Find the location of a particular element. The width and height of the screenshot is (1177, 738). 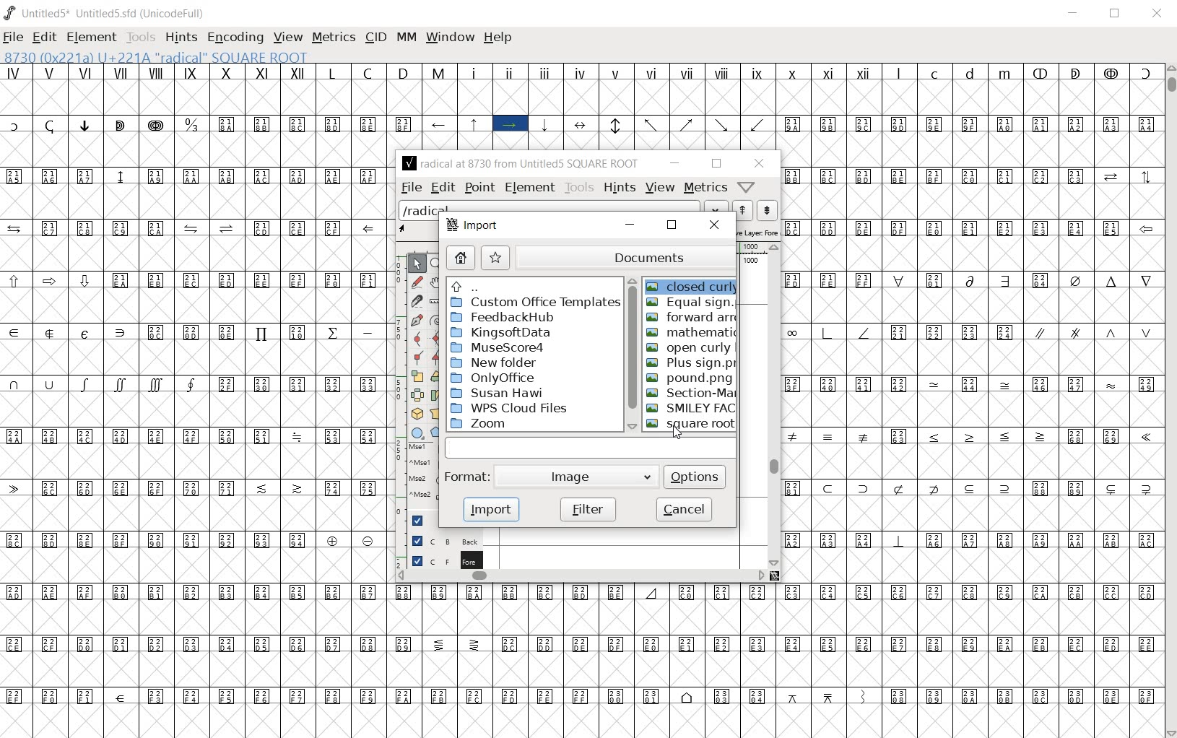

WPS Cloud Files is located at coordinates (513, 409).